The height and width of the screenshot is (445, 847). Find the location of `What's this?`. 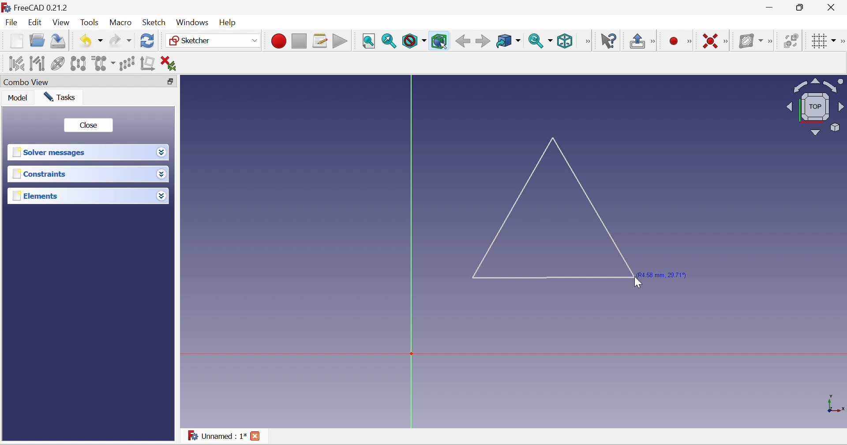

What's this? is located at coordinates (607, 41).